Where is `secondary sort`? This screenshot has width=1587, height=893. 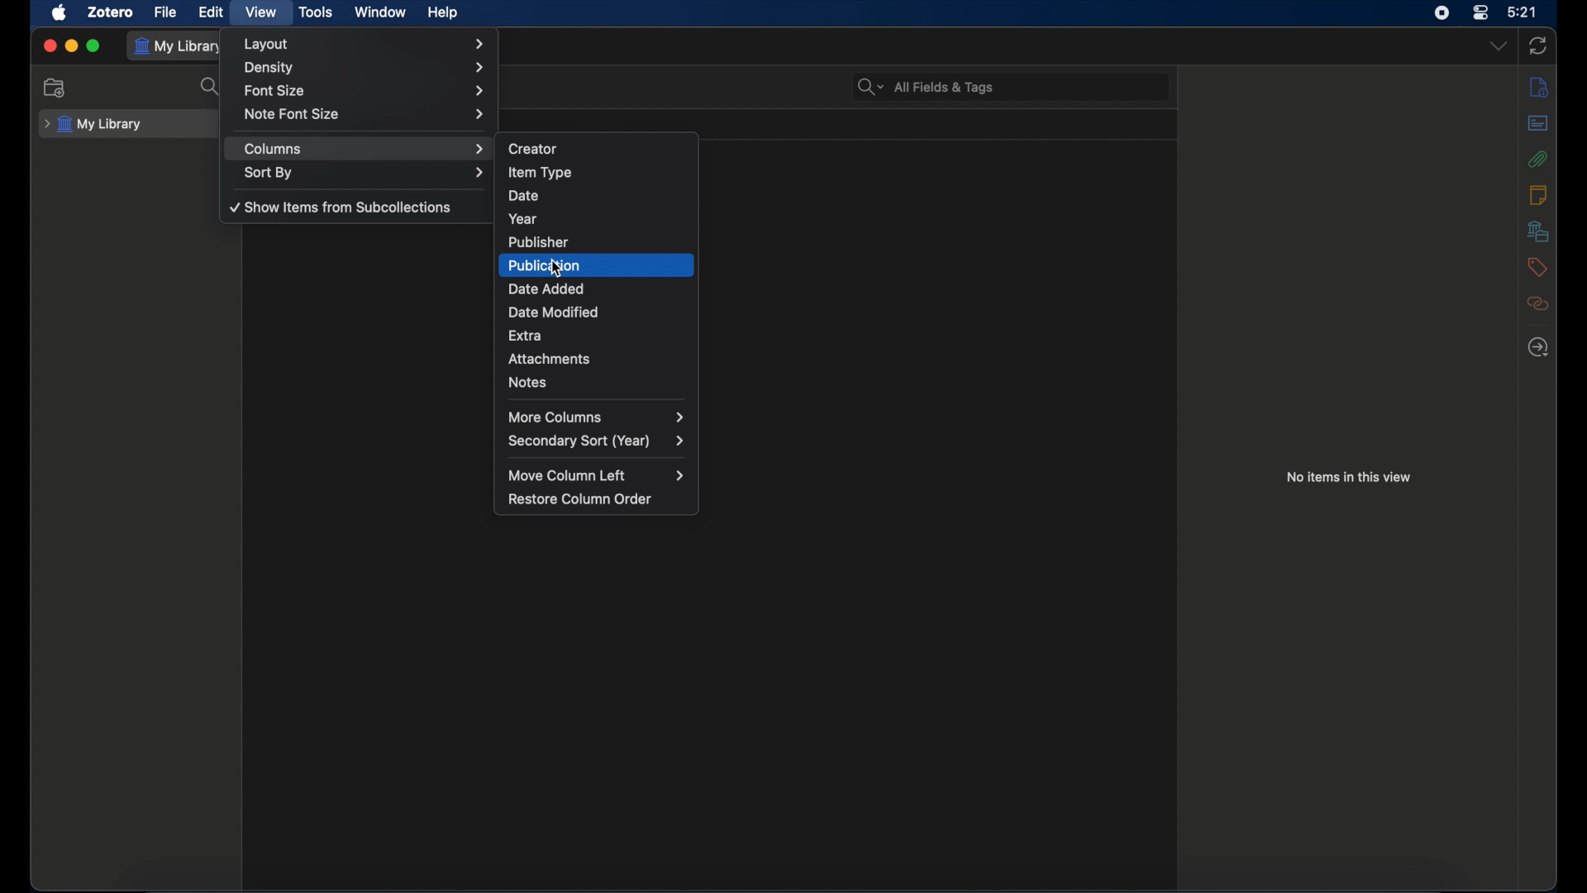 secondary sort is located at coordinates (597, 442).